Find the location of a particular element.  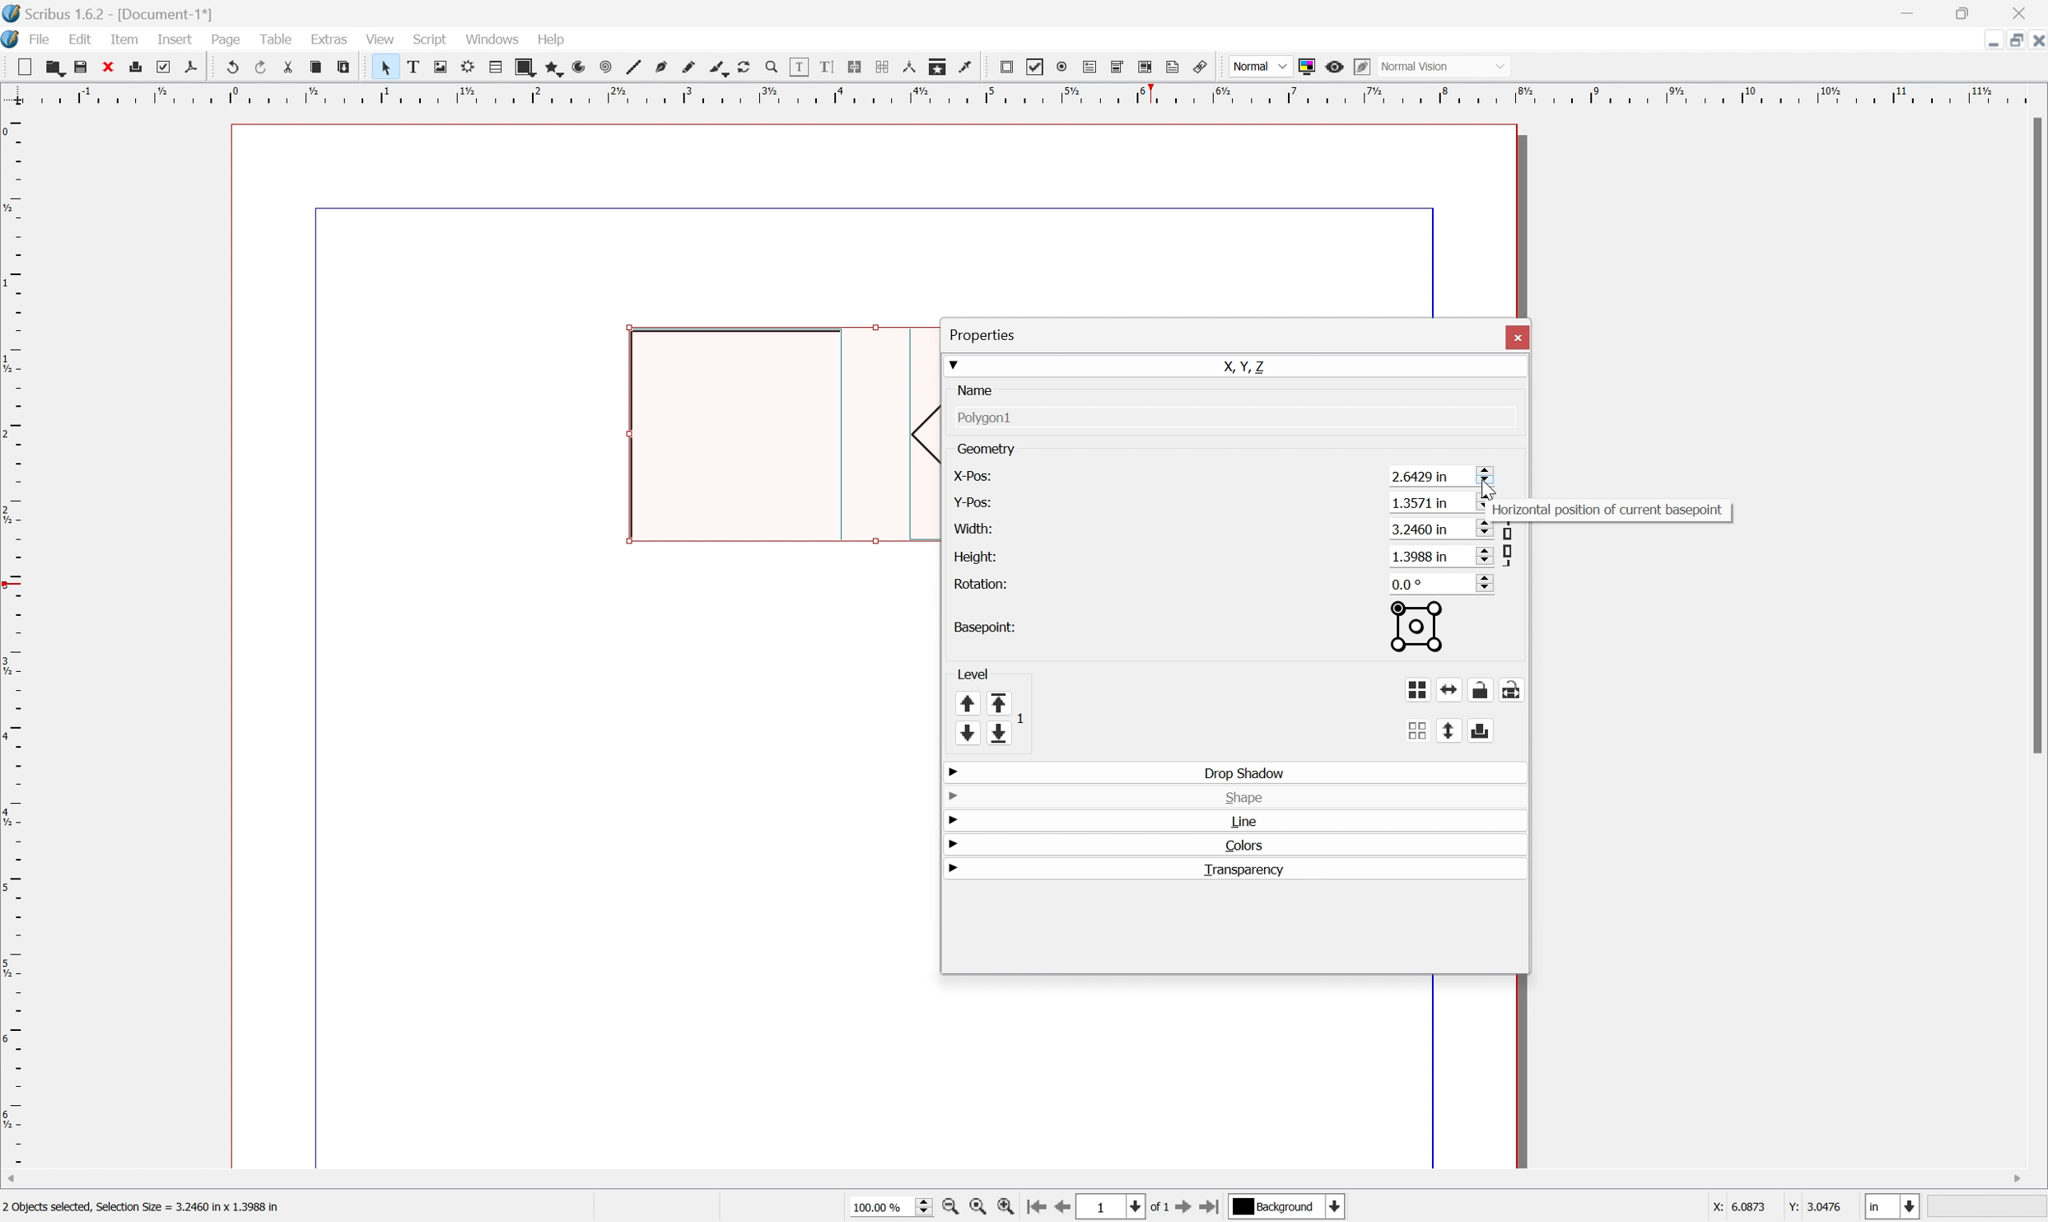

1.3988 in is located at coordinates (1441, 557).